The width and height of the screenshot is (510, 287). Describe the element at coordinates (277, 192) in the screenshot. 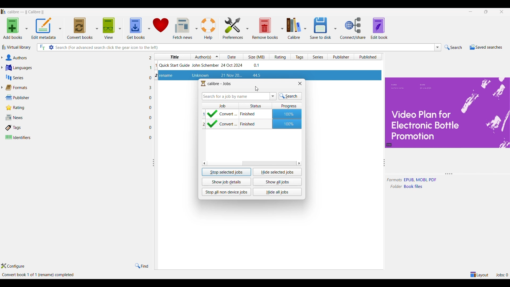

I see `Hide all jobs` at that location.